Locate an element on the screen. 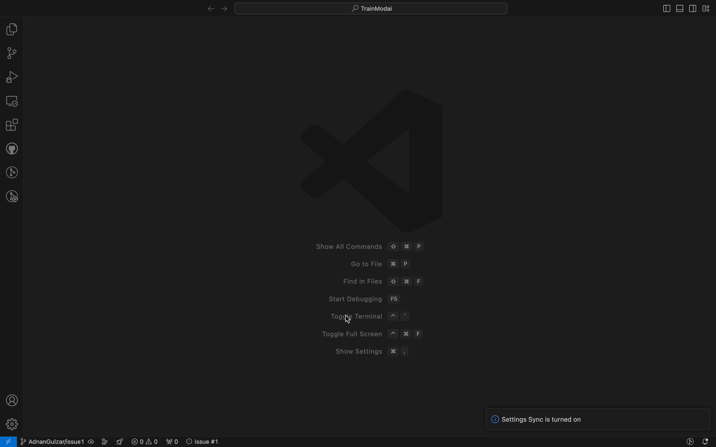 The width and height of the screenshot is (716, 447). setting sync message is located at coordinates (602, 420).